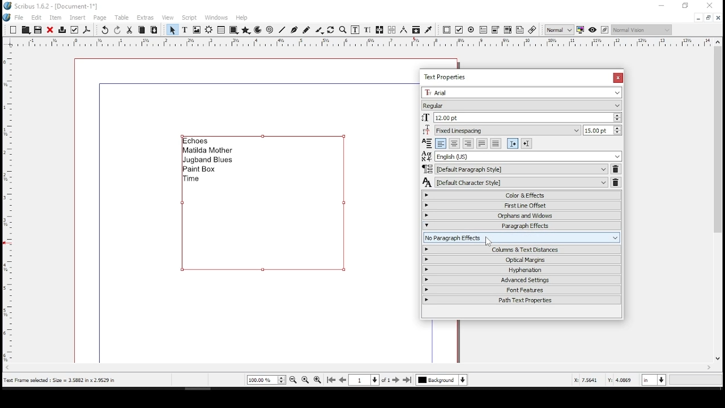 This screenshot has height=408, width=725. I want to click on PDF push button, so click(447, 29).